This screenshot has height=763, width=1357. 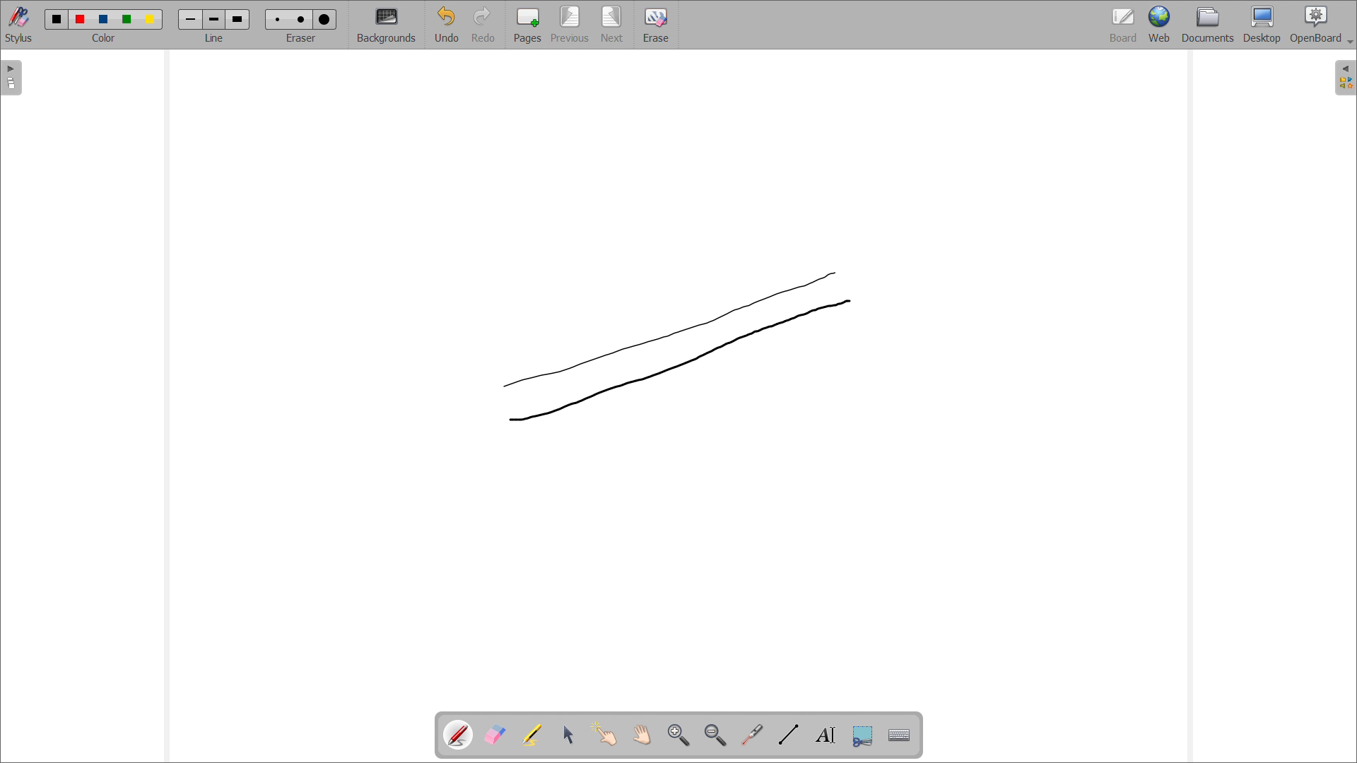 I want to click on next page, so click(x=613, y=25).